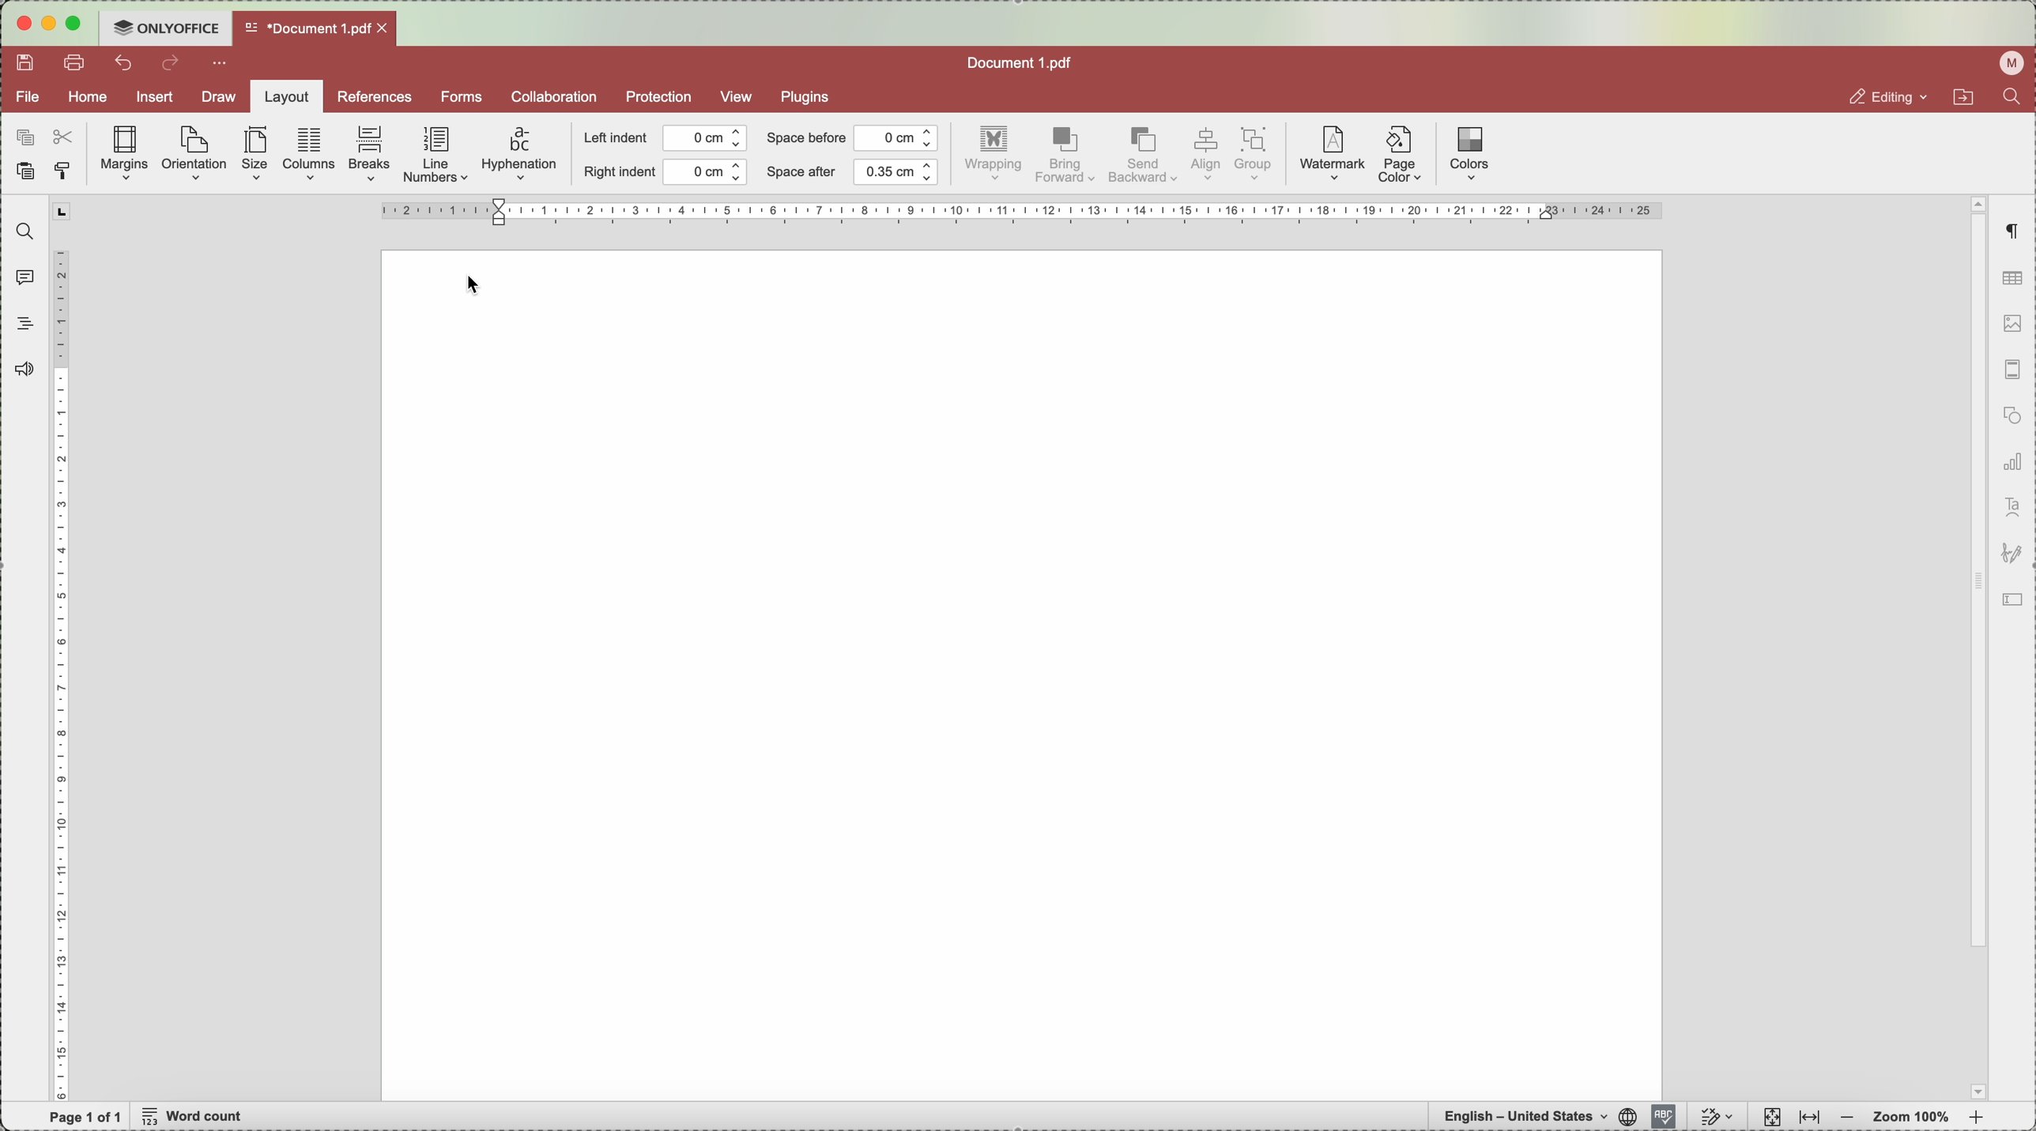 This screenshot has height=1131, width=2036. I want to click on zoom in, so click(1976, 1119).